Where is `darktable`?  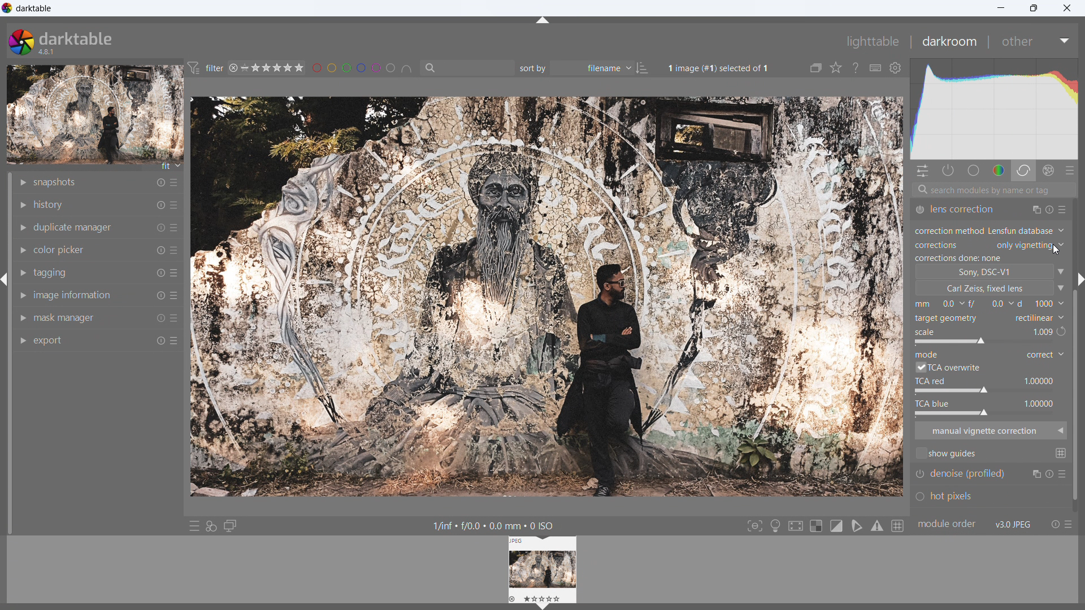
darktable is located at coordinates (77, 38).